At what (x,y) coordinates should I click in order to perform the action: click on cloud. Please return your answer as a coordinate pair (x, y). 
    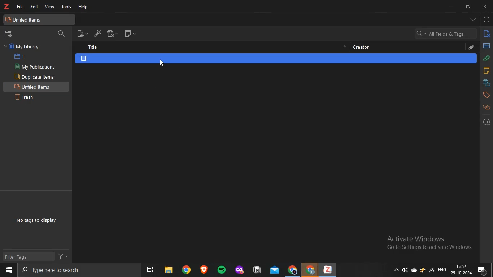
    Looking at the image, I should click on (415, 269).